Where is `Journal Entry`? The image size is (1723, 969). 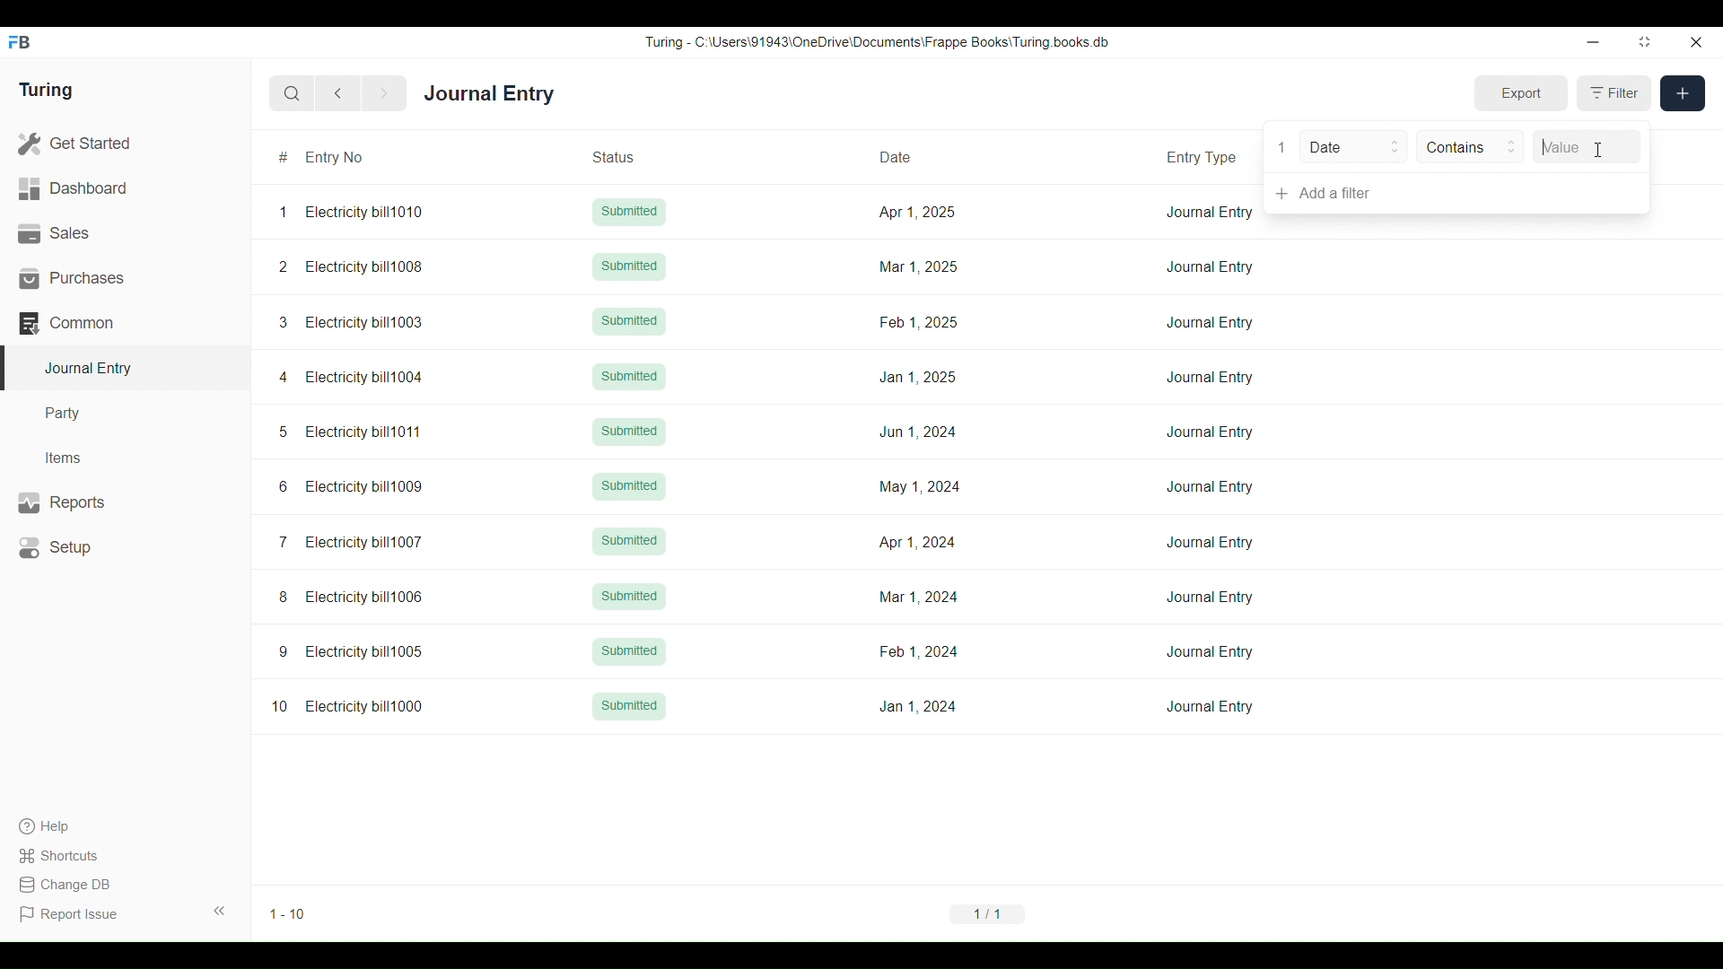
Journal Entry is located at coordinates (1210, 597).